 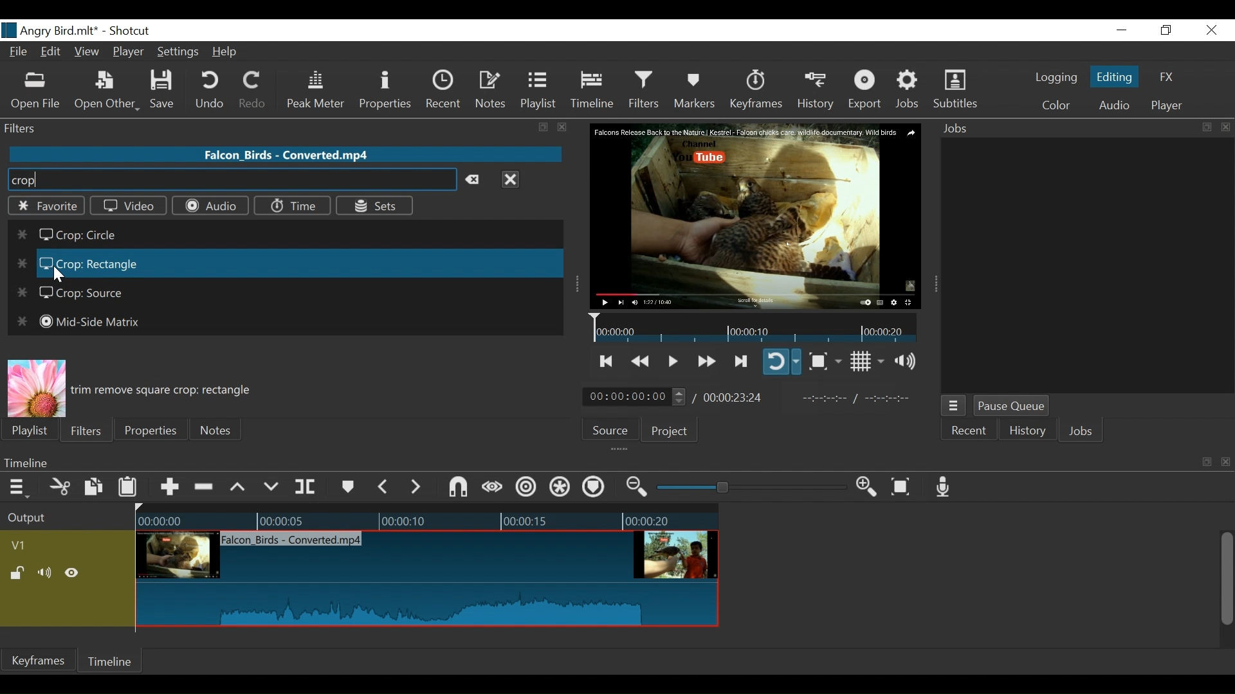 What do you see at coordinates (510, 179) in the screenshot?
I see `Close menu` at bounding box center [510, 179].